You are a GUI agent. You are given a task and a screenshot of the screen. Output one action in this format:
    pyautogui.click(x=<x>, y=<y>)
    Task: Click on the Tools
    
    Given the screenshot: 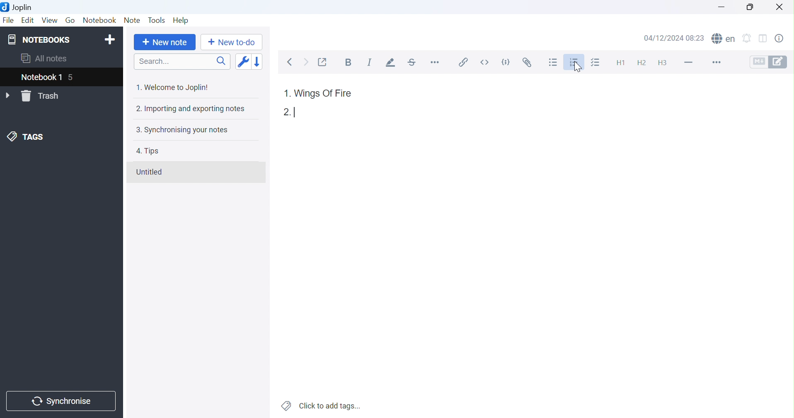 What is the action you would take?
    pyautogui.click(x=156, y=20)
    